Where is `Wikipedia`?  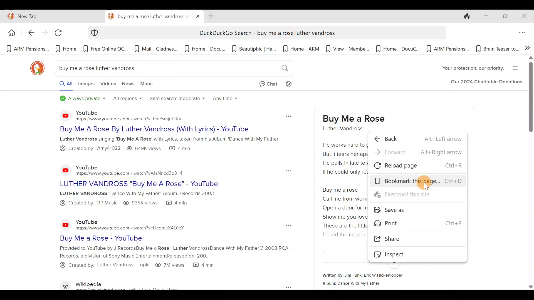
Wikipedia is located at coordinates (141, 284).